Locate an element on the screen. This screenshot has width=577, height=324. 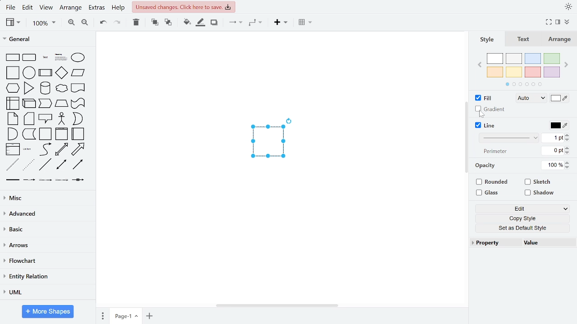
general shapes is located at coordinates (27, 87).